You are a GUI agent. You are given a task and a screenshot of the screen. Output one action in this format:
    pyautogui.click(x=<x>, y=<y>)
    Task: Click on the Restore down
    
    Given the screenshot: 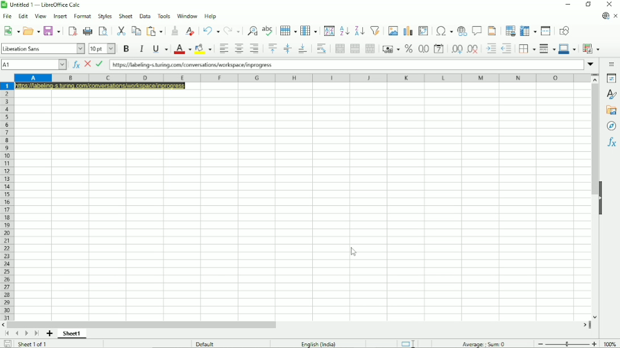 What is the action you would take?
    pyautogui.click(x=589, y=5)
    